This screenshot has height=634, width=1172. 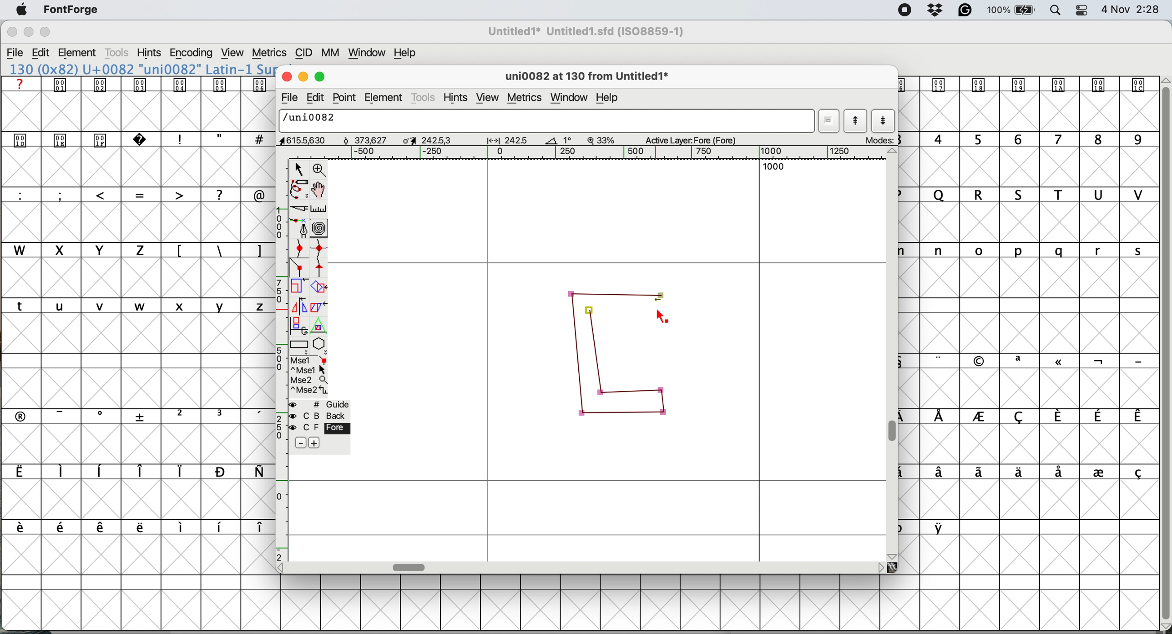 What do you see at coordinates (423, 140) in the screenshot?
I see `dimensions` at bounding box center [423, 140].